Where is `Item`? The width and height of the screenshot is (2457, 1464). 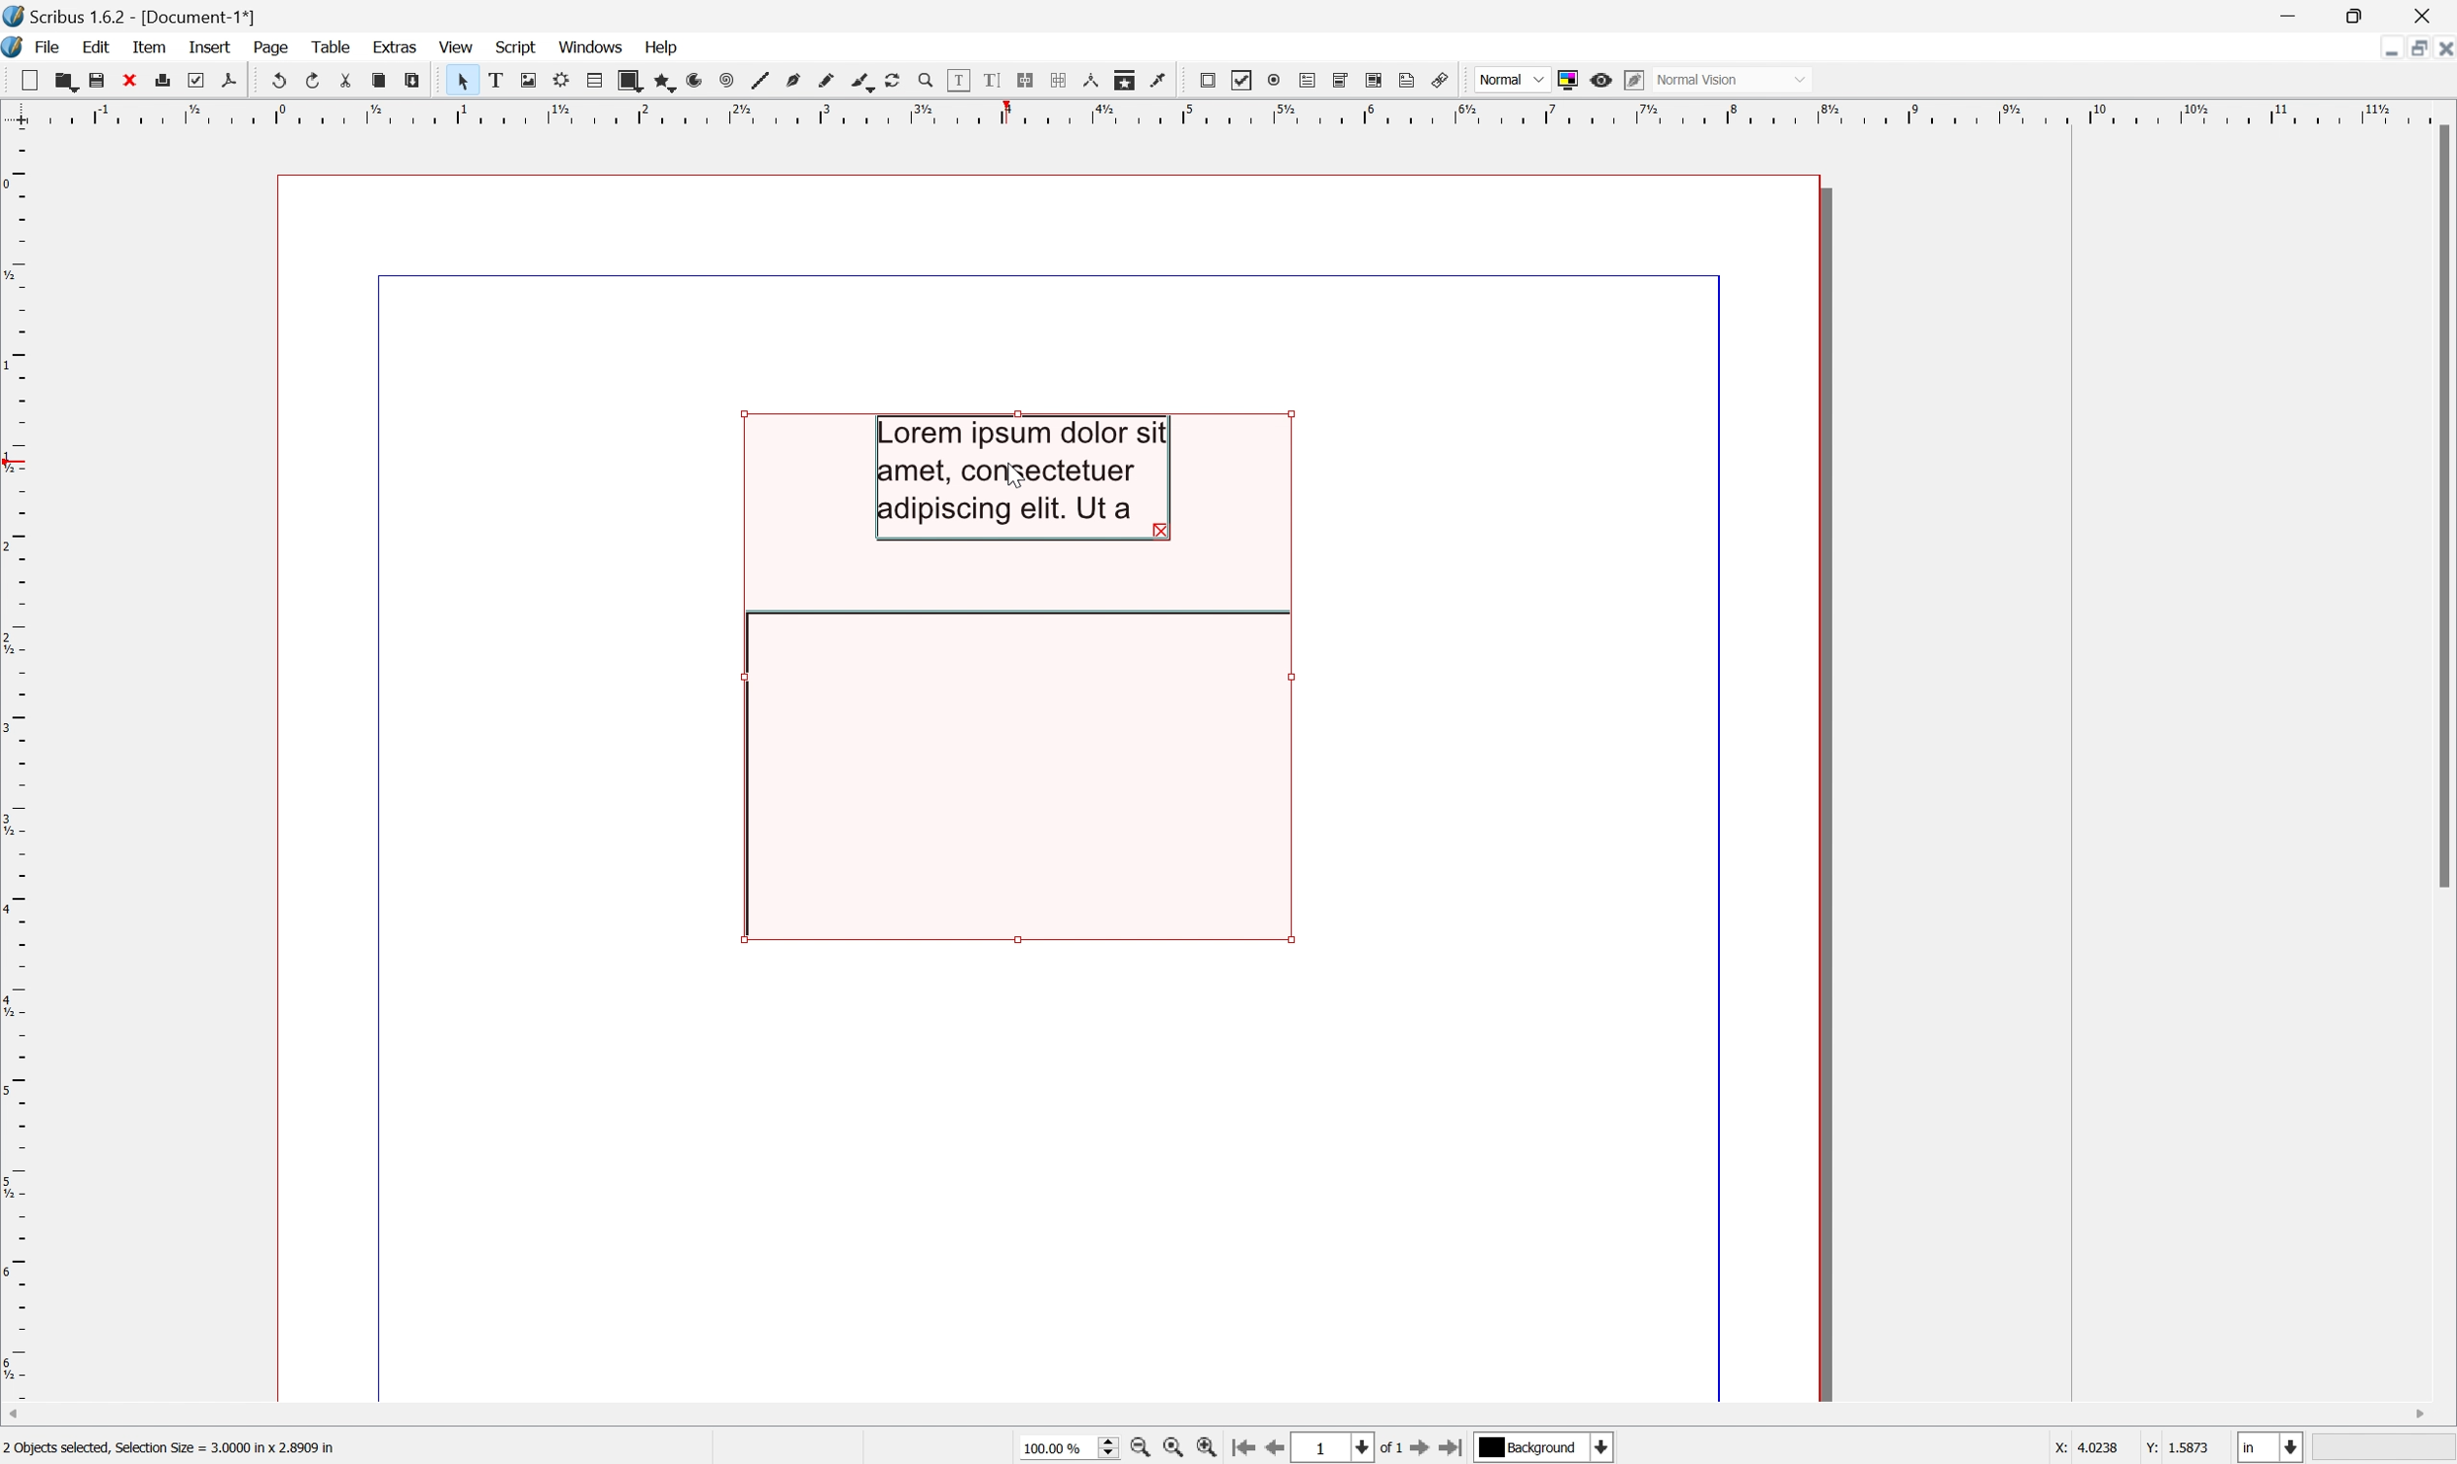
Item is located at coordinates (152, 47).